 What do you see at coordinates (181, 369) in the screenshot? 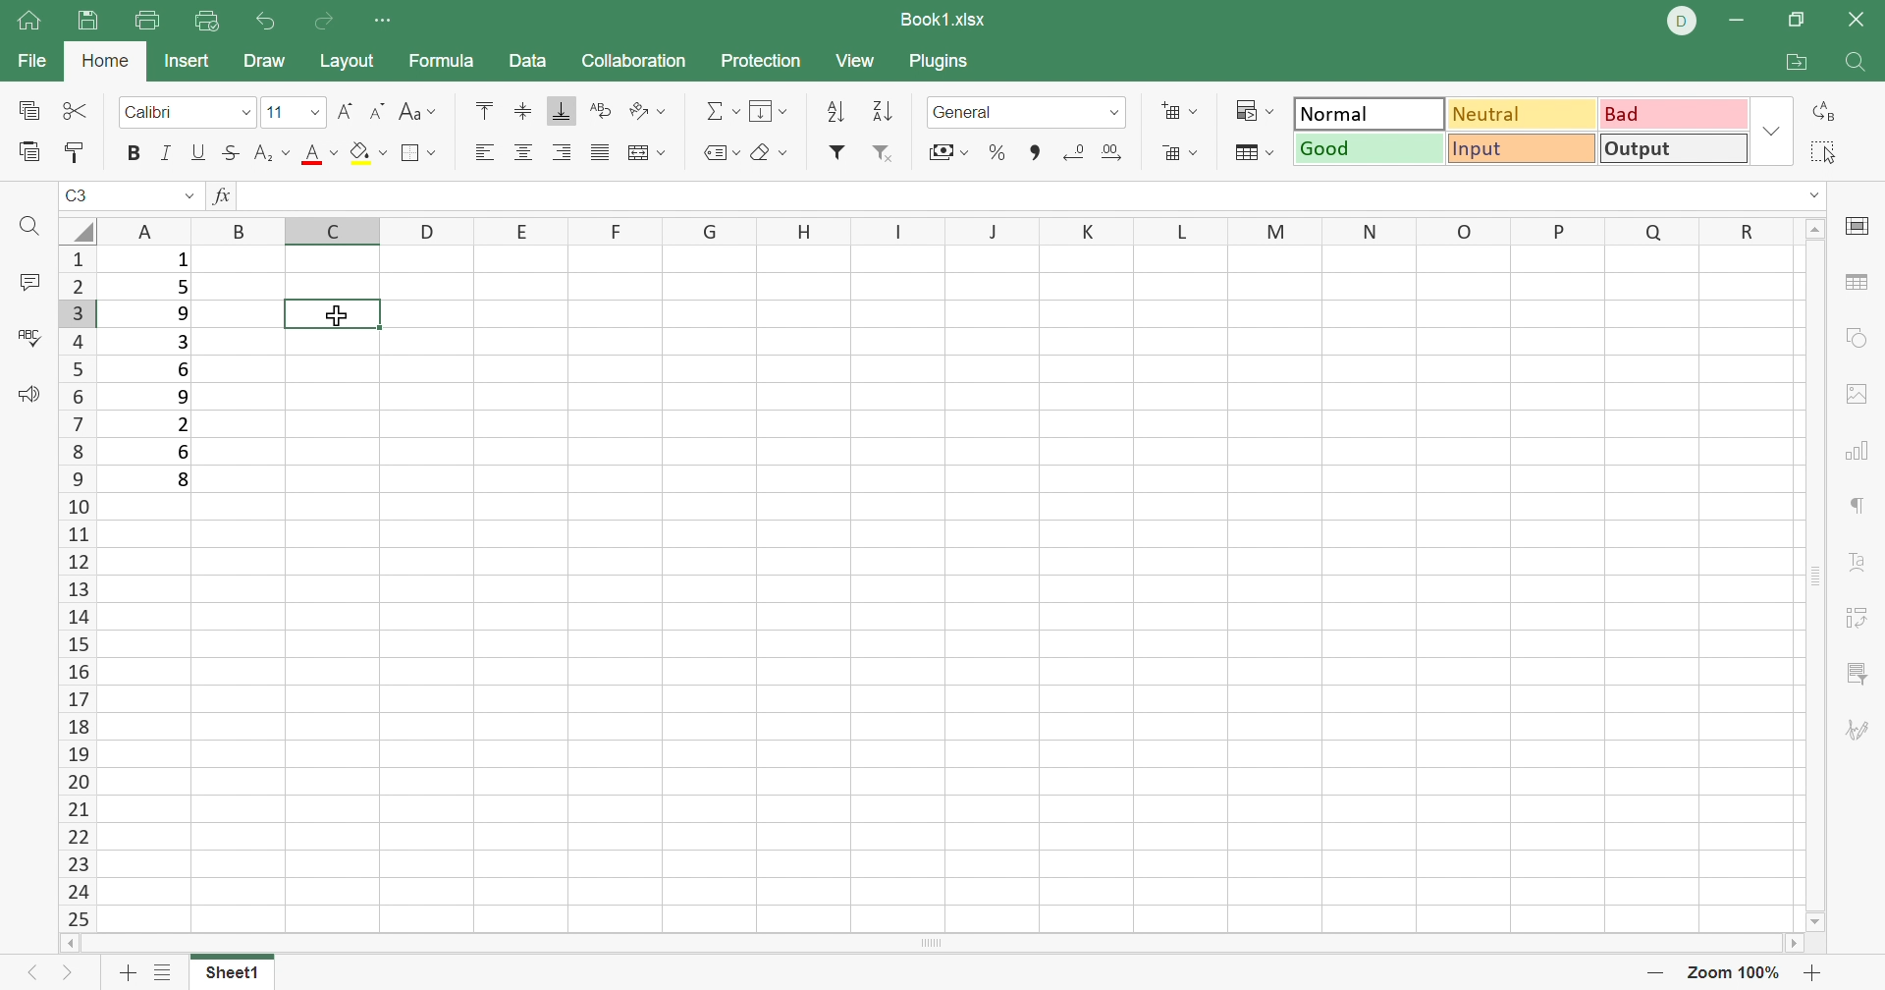
I see `6` at bounding box center [181, 369].